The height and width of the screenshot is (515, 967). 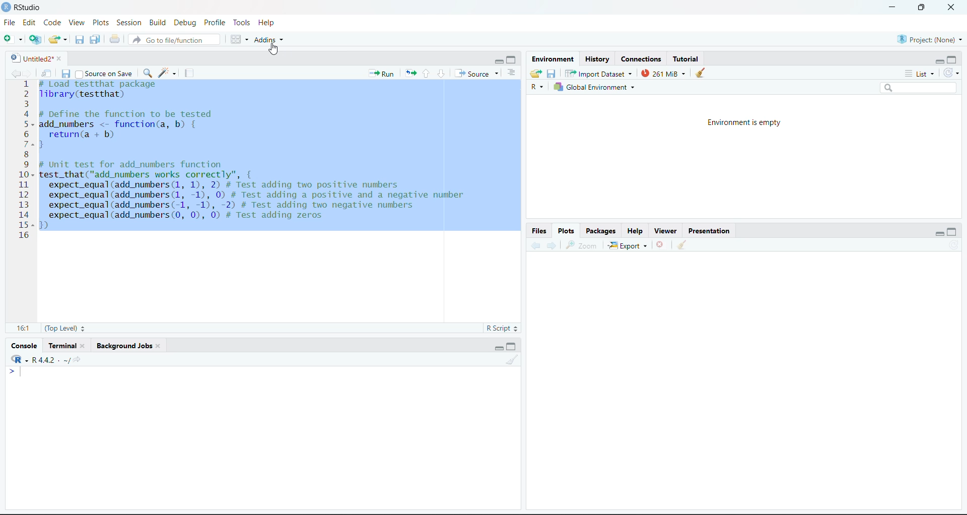 What do you see at coordinates (240, 40) in the screenshot?
I see `Workspace panes` at bounding box center [240, 40].